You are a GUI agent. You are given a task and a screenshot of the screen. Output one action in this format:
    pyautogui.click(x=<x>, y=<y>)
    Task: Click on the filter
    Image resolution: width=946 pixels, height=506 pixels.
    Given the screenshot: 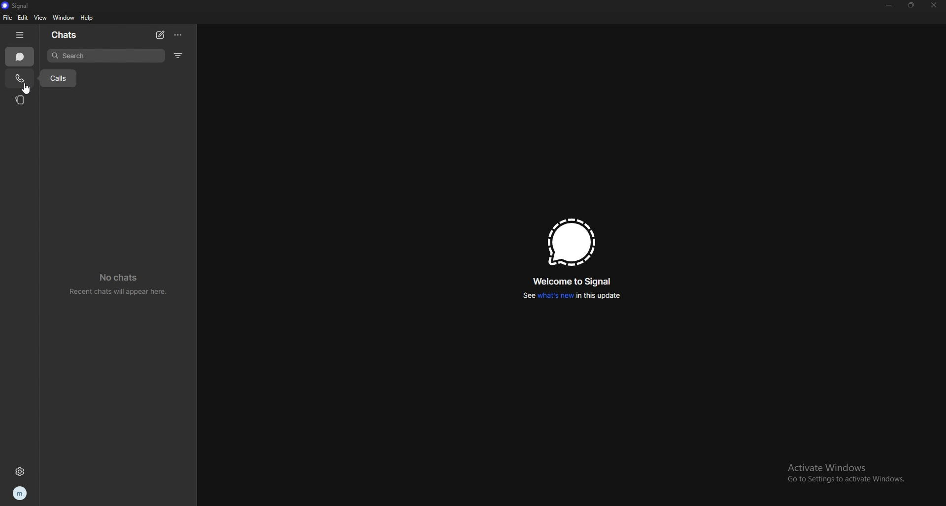 What is the action you would take?
    pyautogui.click(x=179, y=55)
    